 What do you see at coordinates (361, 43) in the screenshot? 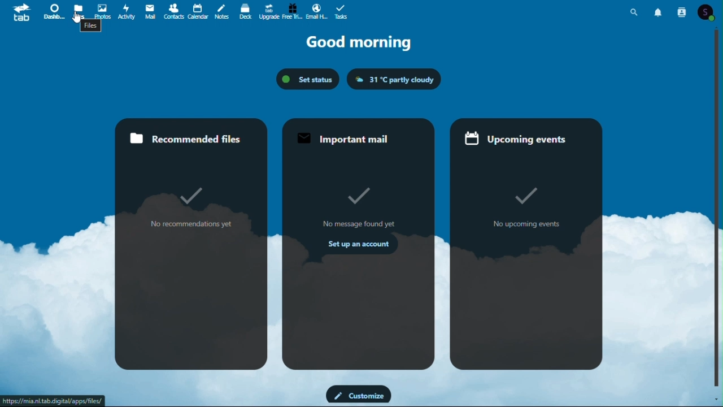
I see `Good morning` at bounding box center [361, 43].